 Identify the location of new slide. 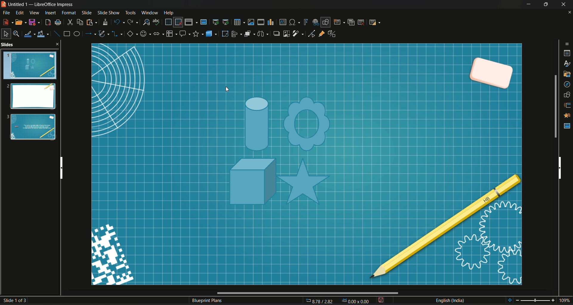
(339, 22).